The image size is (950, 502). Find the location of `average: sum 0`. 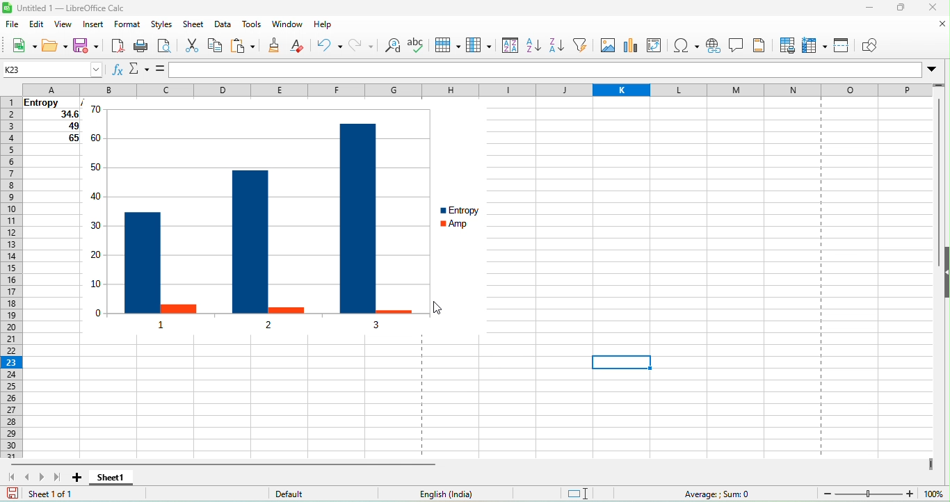

average: sum 0 is located at coordinates (720, 494).